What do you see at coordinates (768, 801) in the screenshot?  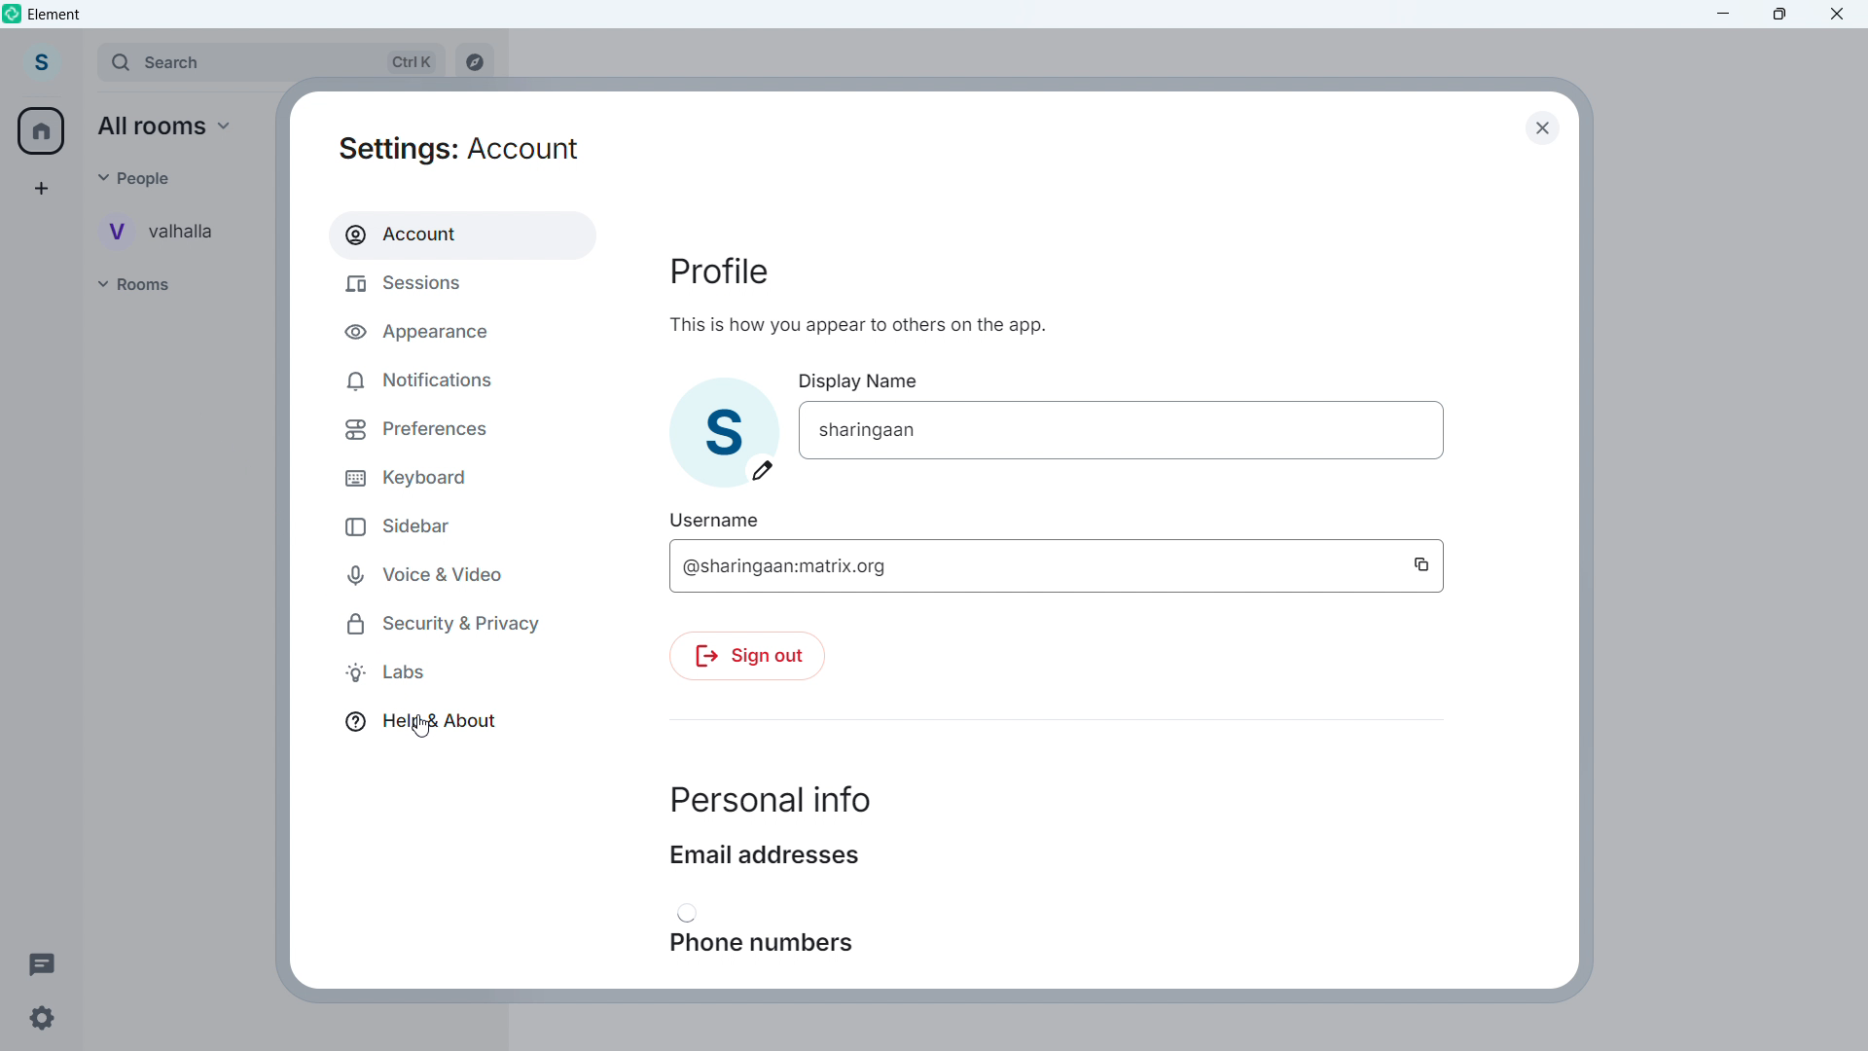 I see `Personal info ` at bounding box center [768, 801].